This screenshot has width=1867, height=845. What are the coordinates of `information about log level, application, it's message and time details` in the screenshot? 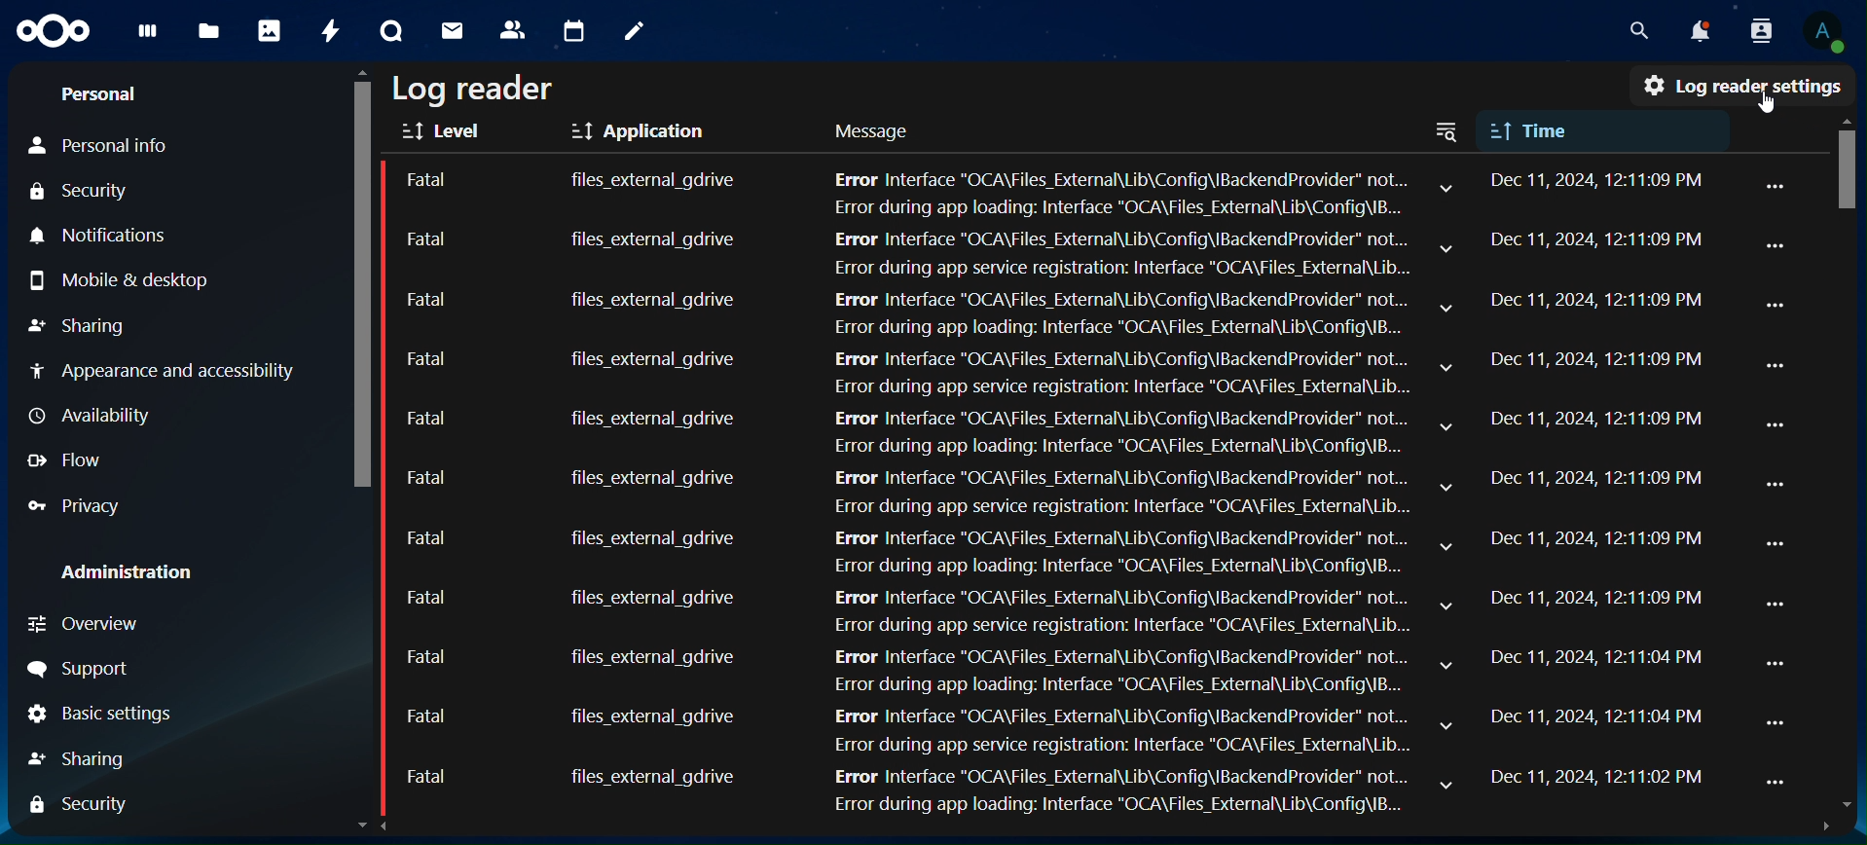 It's located at (1053, 670).